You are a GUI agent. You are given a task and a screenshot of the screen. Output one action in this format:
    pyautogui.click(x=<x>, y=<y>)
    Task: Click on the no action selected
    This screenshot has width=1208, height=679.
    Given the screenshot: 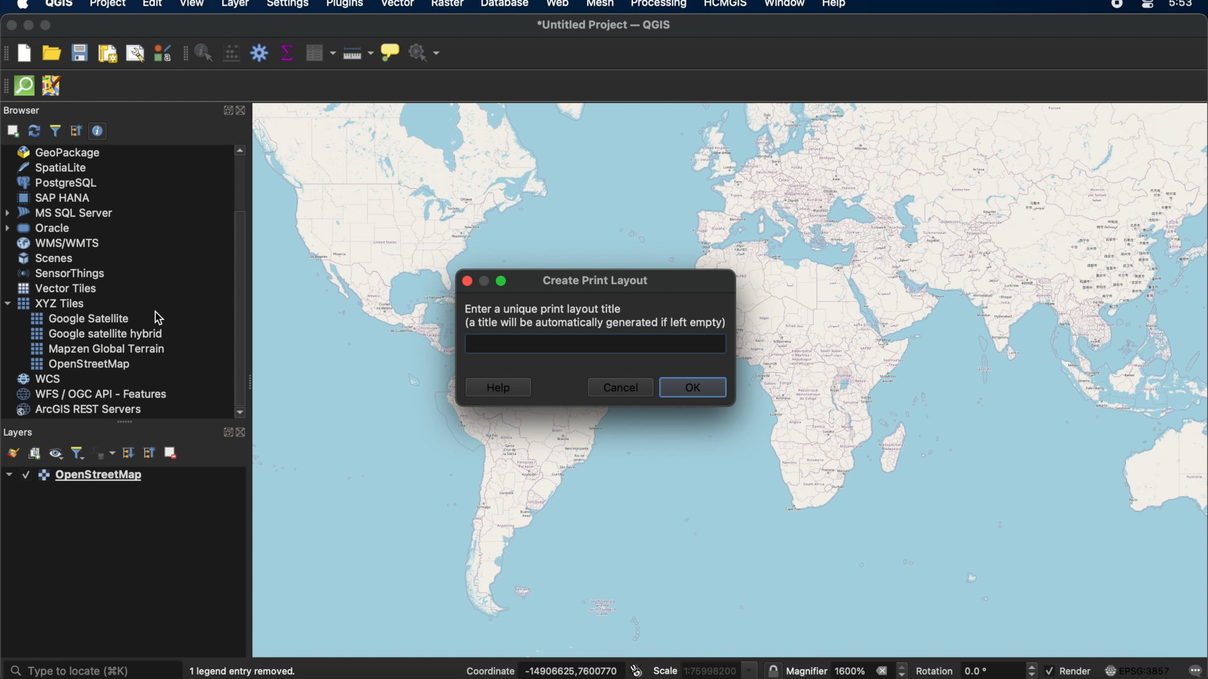 What is the action you would take?
    pyautogui.click(x=428, y=54)
    